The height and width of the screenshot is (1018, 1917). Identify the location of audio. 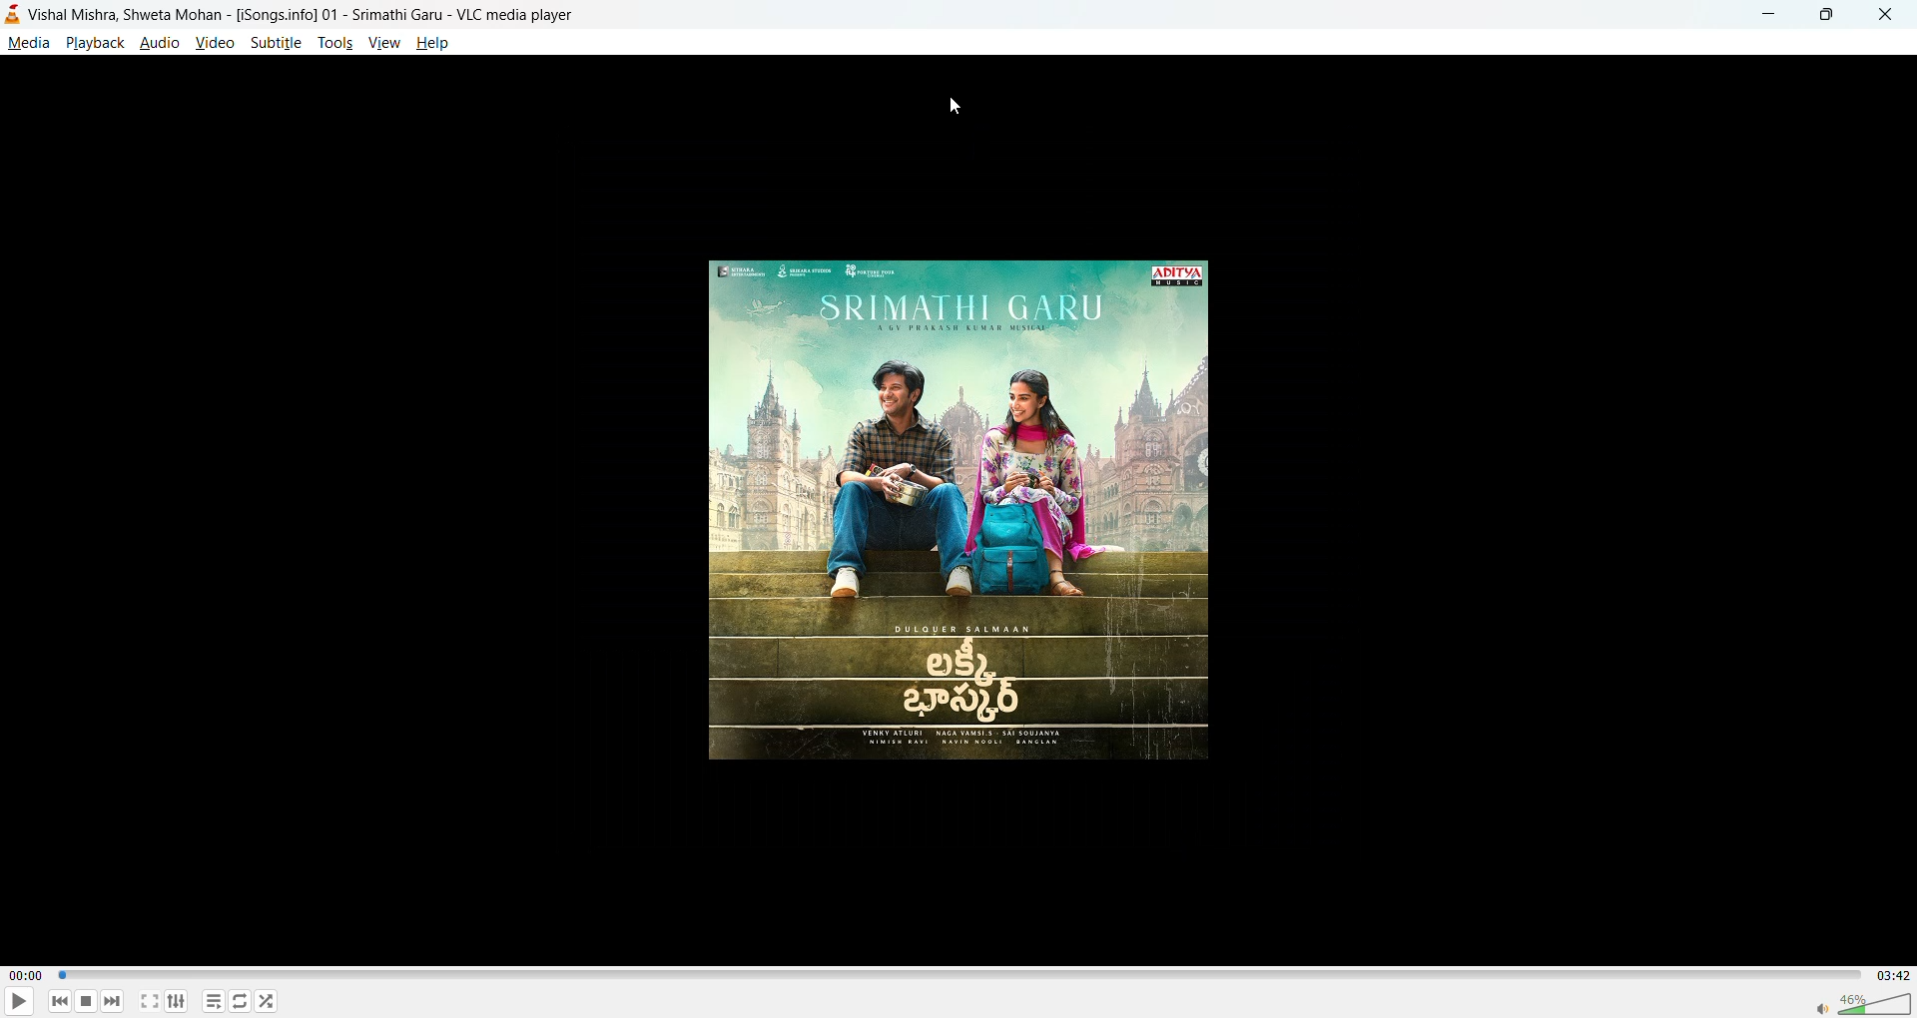
(160, 42).